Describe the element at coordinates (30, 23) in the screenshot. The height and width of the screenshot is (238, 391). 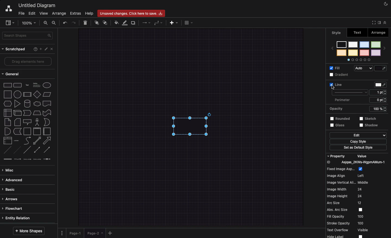
I see `Zoom` at that location.